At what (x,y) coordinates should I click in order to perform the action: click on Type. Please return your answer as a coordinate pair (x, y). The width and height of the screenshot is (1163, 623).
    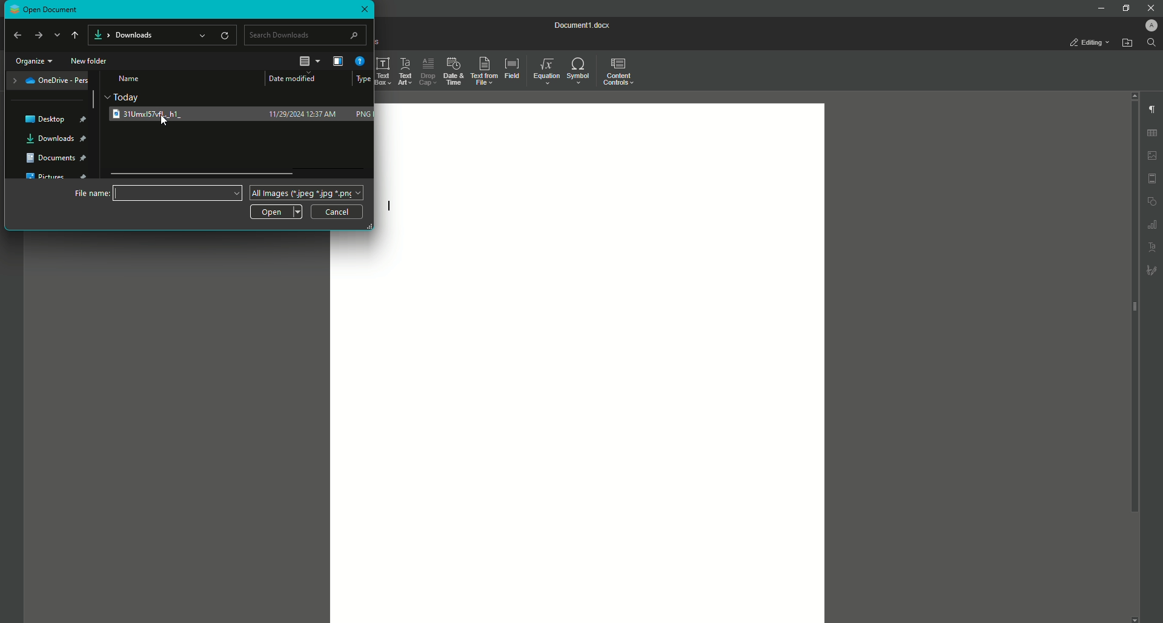
    Looking at the image, I should click on (364, 80).